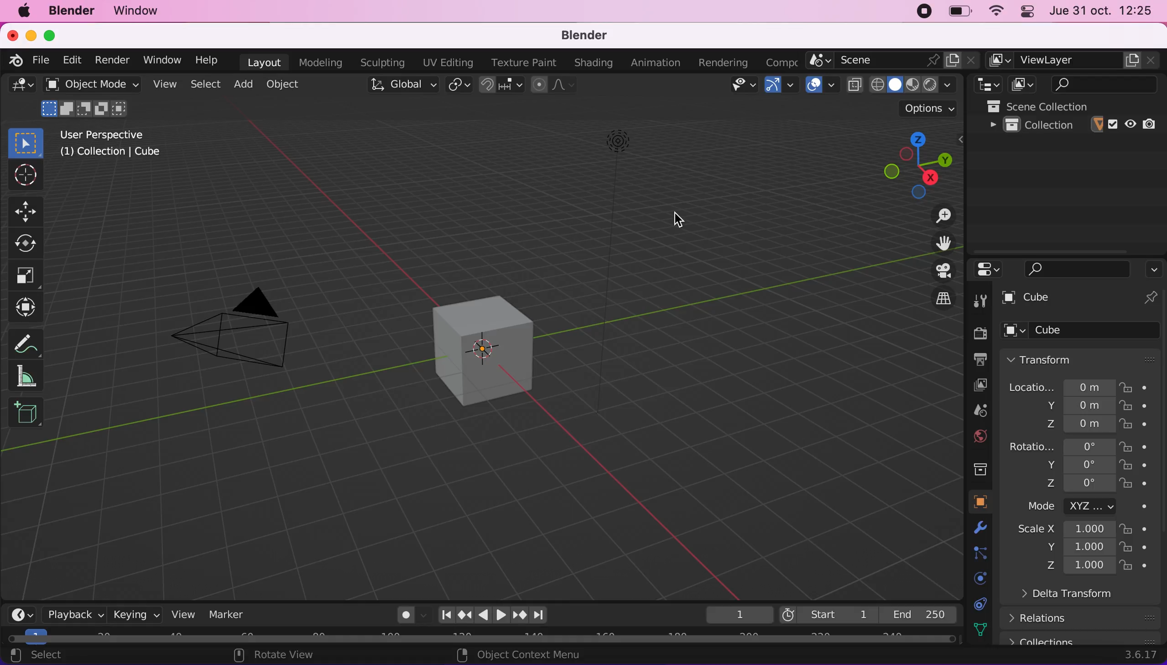 The width and height of the screenshot is (1167, 665). What do you see at coordinates (591, 35) in the screenshot?
I see `blender` at bounding box center [591, 35].